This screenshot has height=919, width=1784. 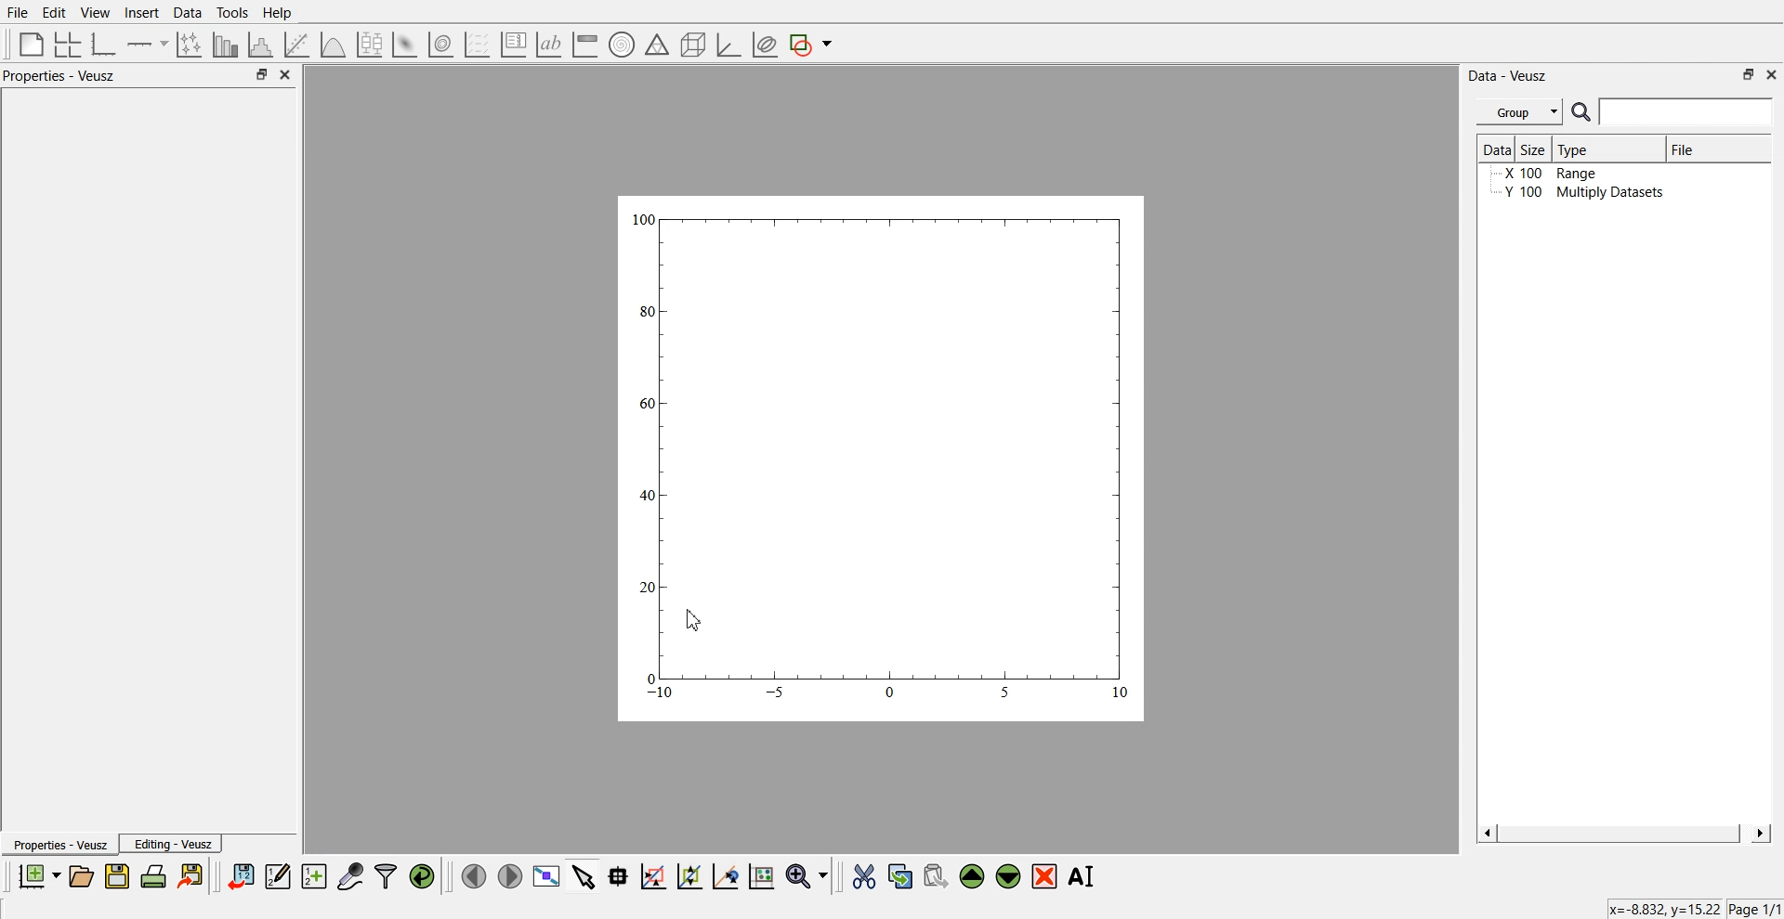 I want to click on open, so click(x=81, y=876).